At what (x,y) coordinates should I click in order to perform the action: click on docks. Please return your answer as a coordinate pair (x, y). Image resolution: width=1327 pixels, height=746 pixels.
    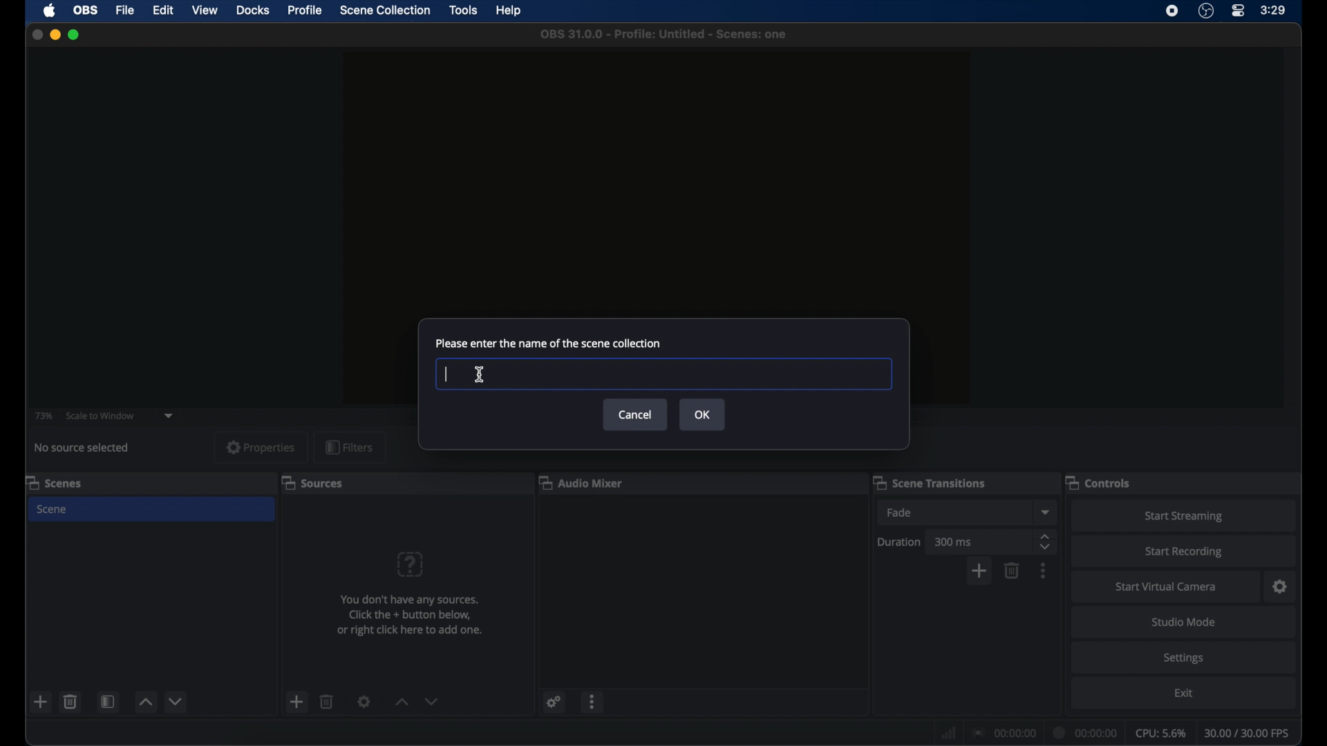
    Looking at the image, I should click on (253, 10).